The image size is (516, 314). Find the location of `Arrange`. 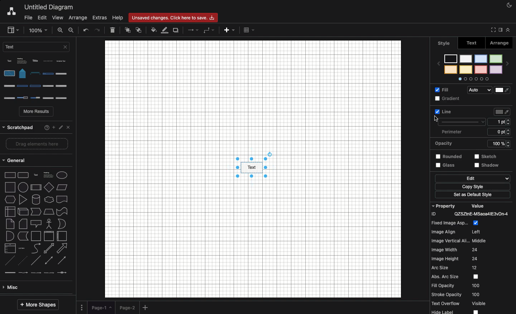

Arrange is located at coordinates (500, 44).